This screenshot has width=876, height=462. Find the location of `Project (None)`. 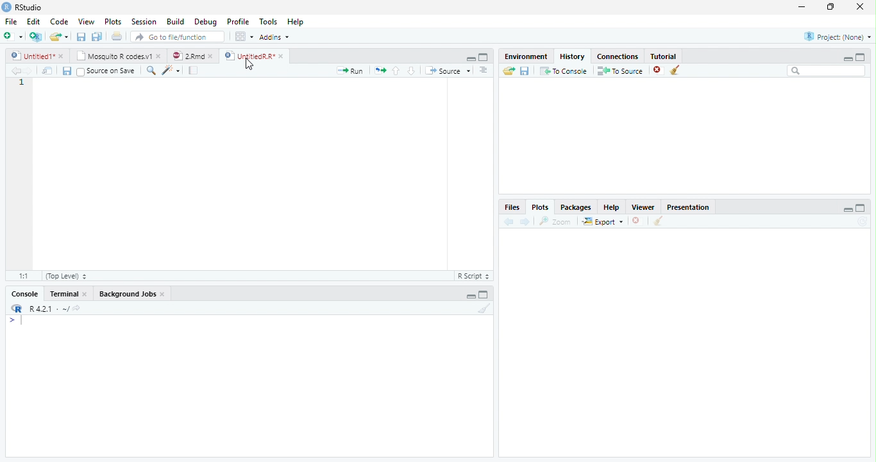

Project (None) is located at coordinates (838, 37).